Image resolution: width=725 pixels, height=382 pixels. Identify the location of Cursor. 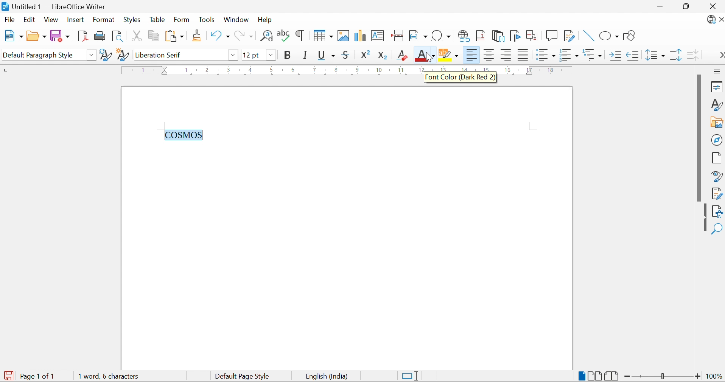
(428, 56).